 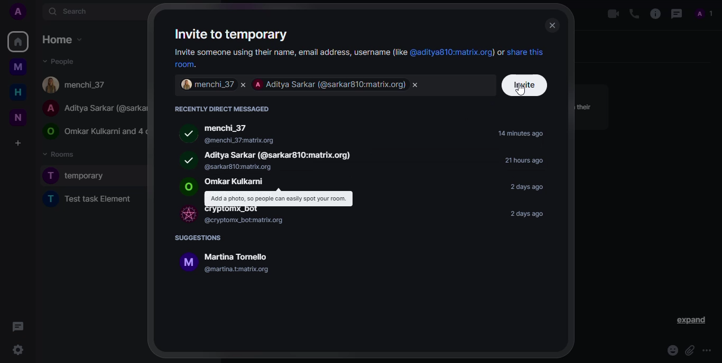 What do you see at coordinates (361, 58) in the screenshot?
I see `Invite someone using their name, email address, username (like @aditya810:matrix.org) or share this room.` at bounding box center [361, 58].